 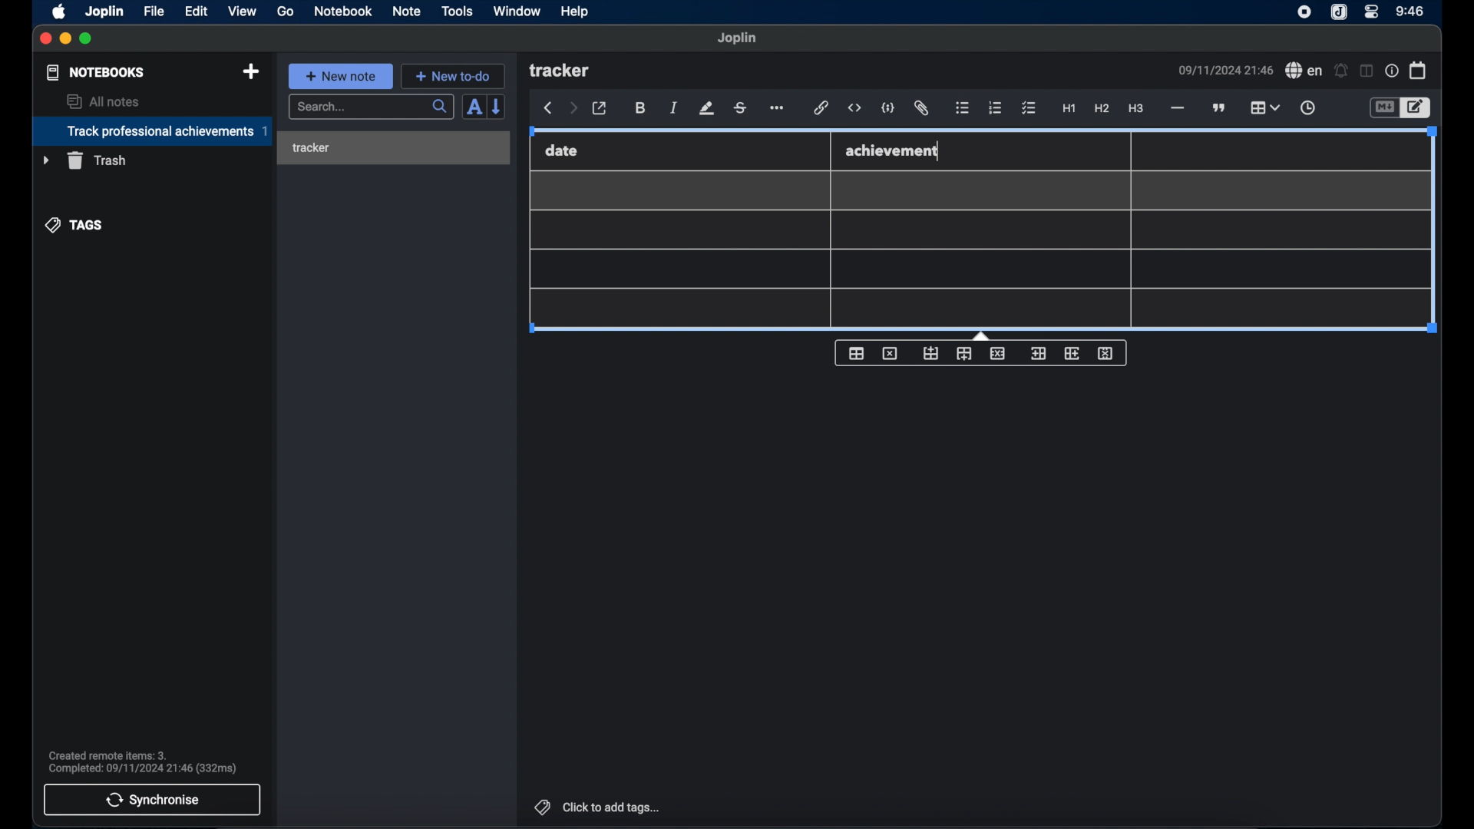 What do you see at coordinates (242, 11) in the screenshot?
I see `view` at bounding box center [242, 11].